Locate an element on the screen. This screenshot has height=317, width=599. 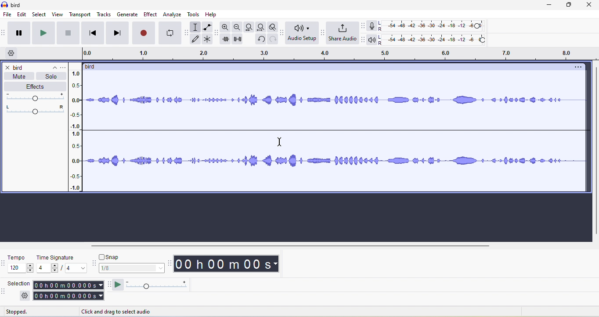
play is located at coordinates (45, 33).